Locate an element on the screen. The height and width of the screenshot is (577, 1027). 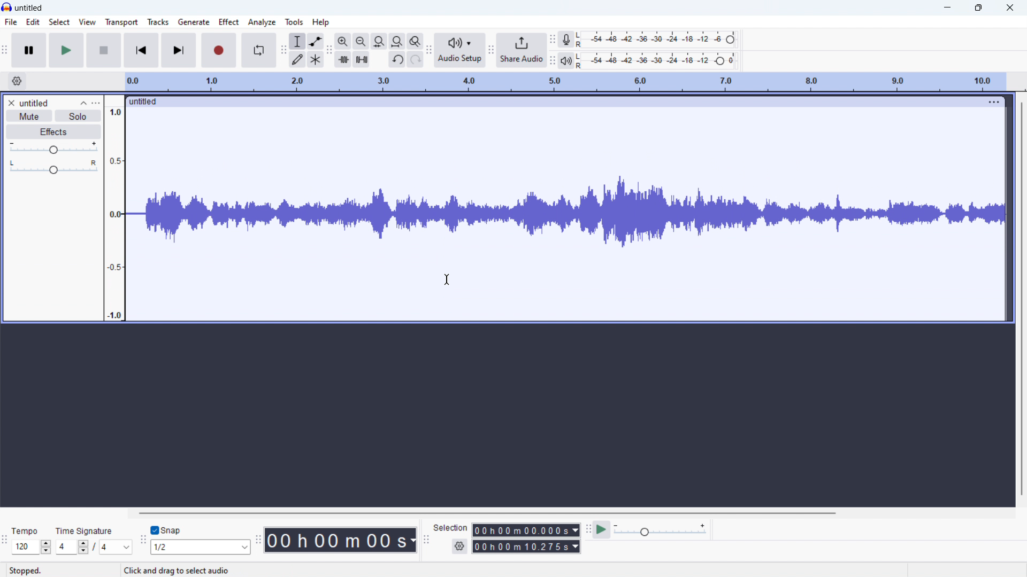
vertical scrollbar is located at coordinates (1022, 299).